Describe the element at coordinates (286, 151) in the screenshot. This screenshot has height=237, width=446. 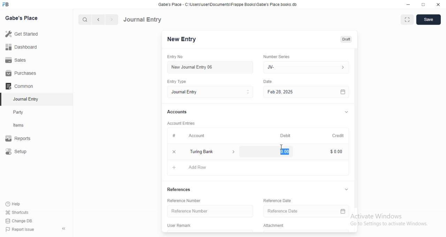
I see `$0.00` at that location.